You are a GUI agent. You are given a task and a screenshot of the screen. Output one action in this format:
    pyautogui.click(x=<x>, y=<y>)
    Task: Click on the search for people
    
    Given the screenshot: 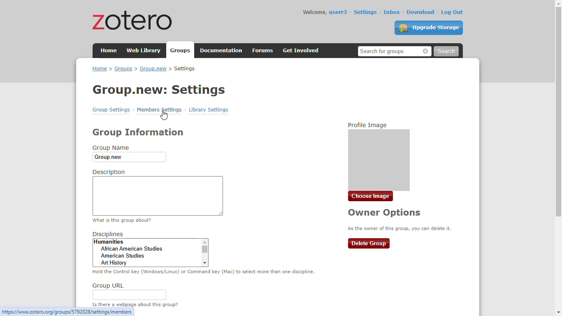 What is the action you would take?
    pyautogui.click(x=395, y=51)
    